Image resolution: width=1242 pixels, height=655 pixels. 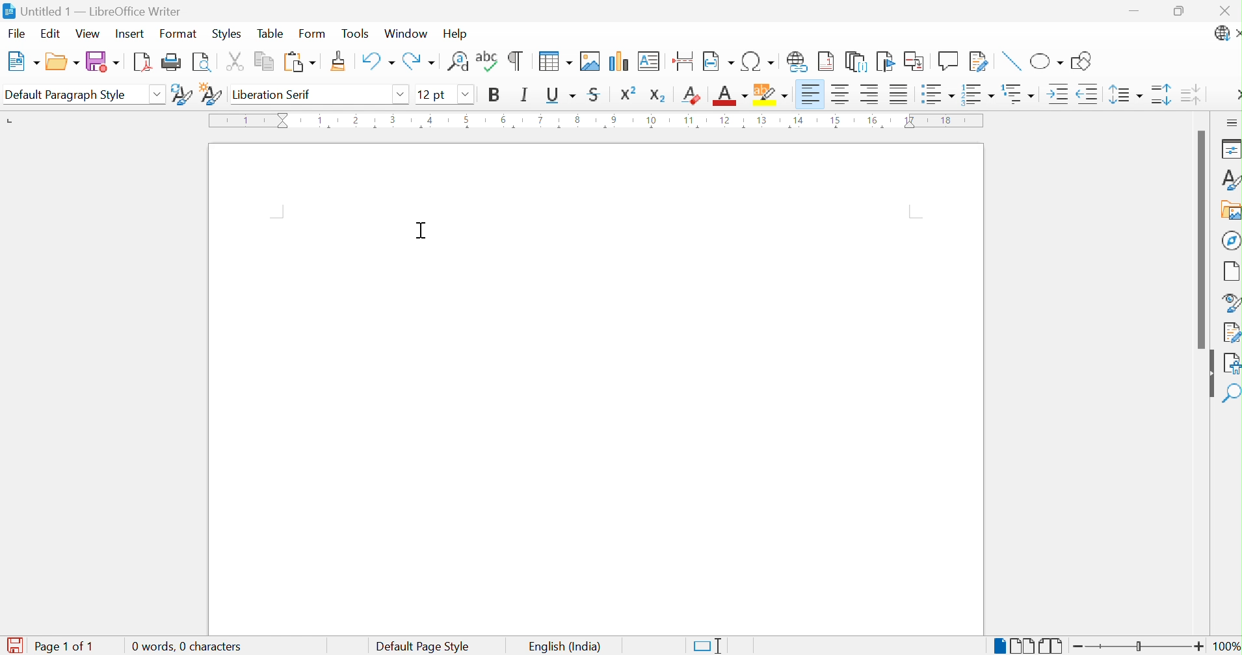 What do you see at coordinates (628, 94) in the screenshot?
I see `Superscript` at bounding box center [628, 94].